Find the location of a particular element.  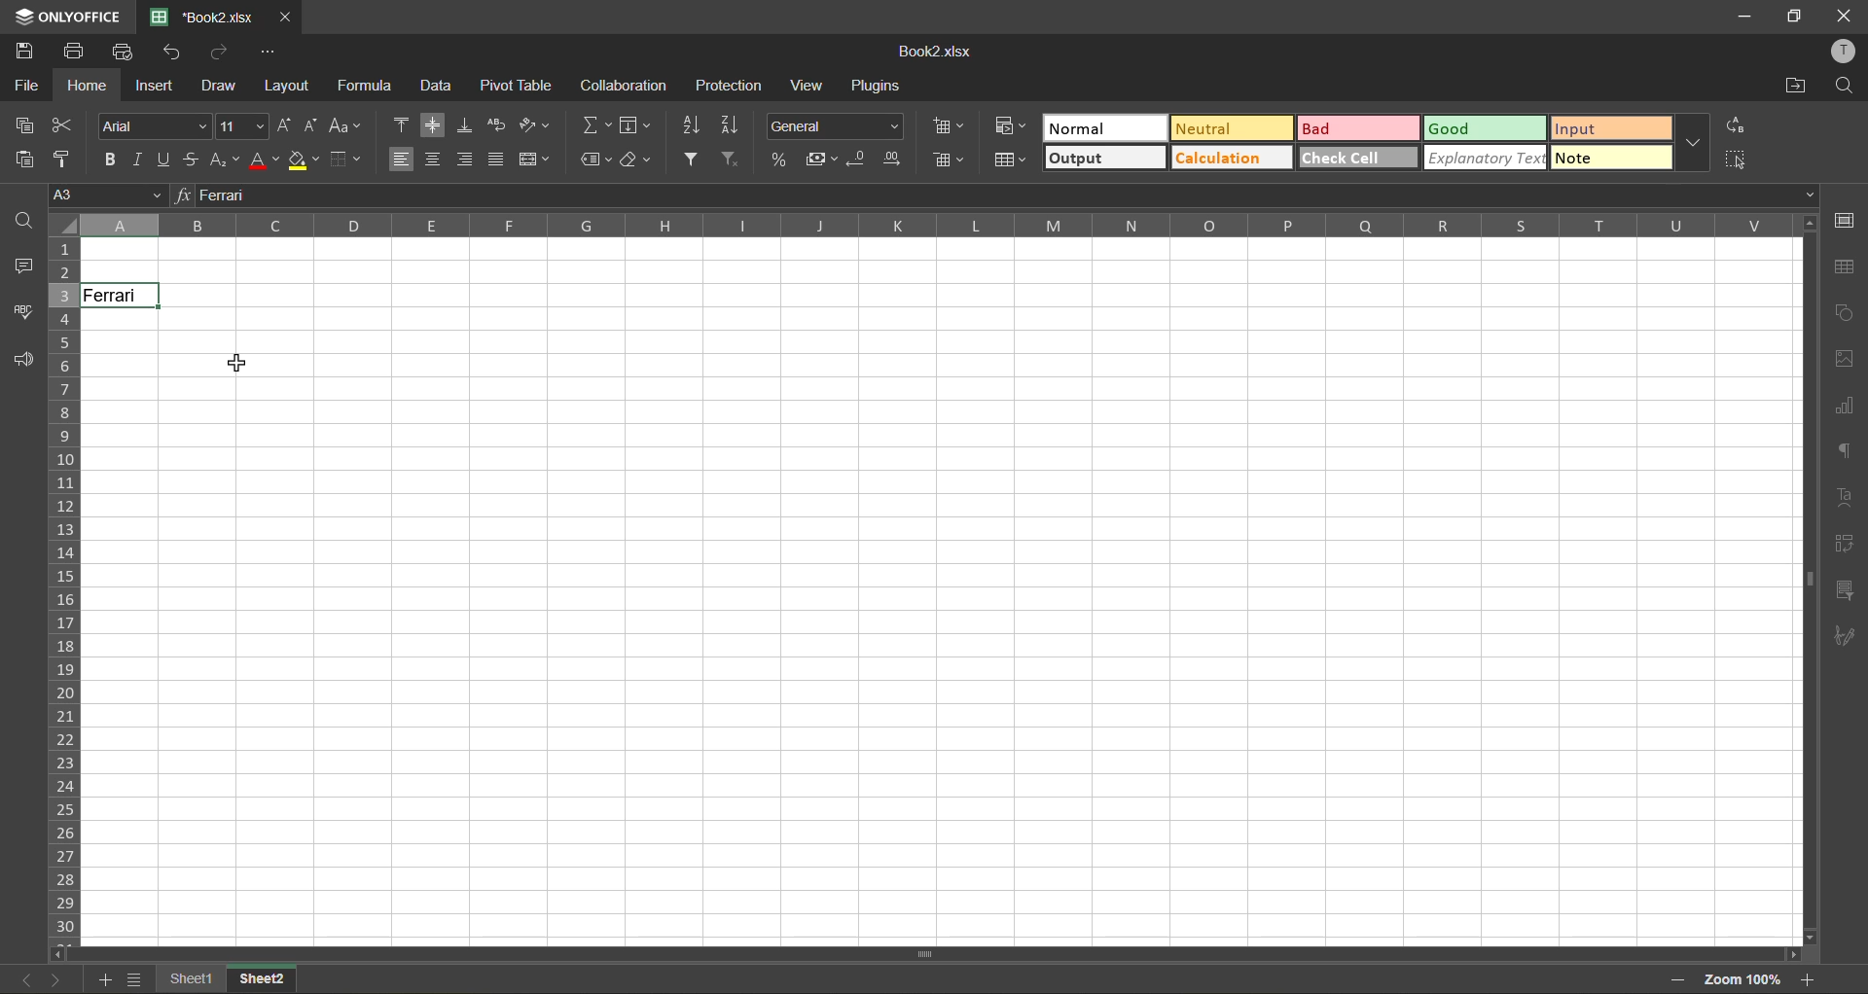

merge and center is located at coordinates (532, 159).